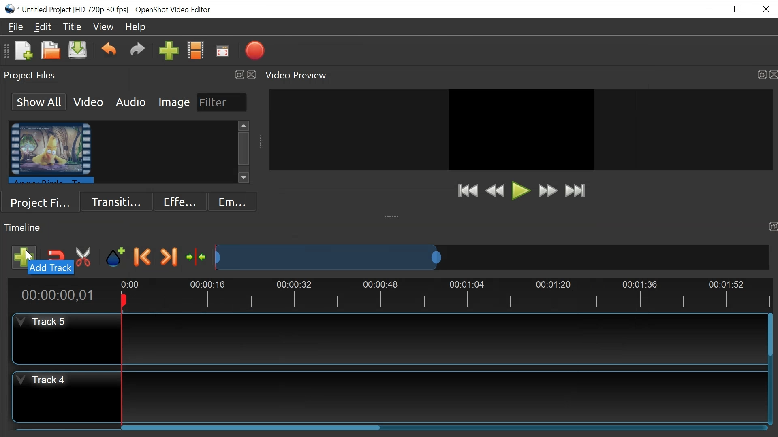 The image size is (778, 437). What do you see at coordinates (25, 256) in the screenshot?
I see `Add track` at bounding box center [25, 256].